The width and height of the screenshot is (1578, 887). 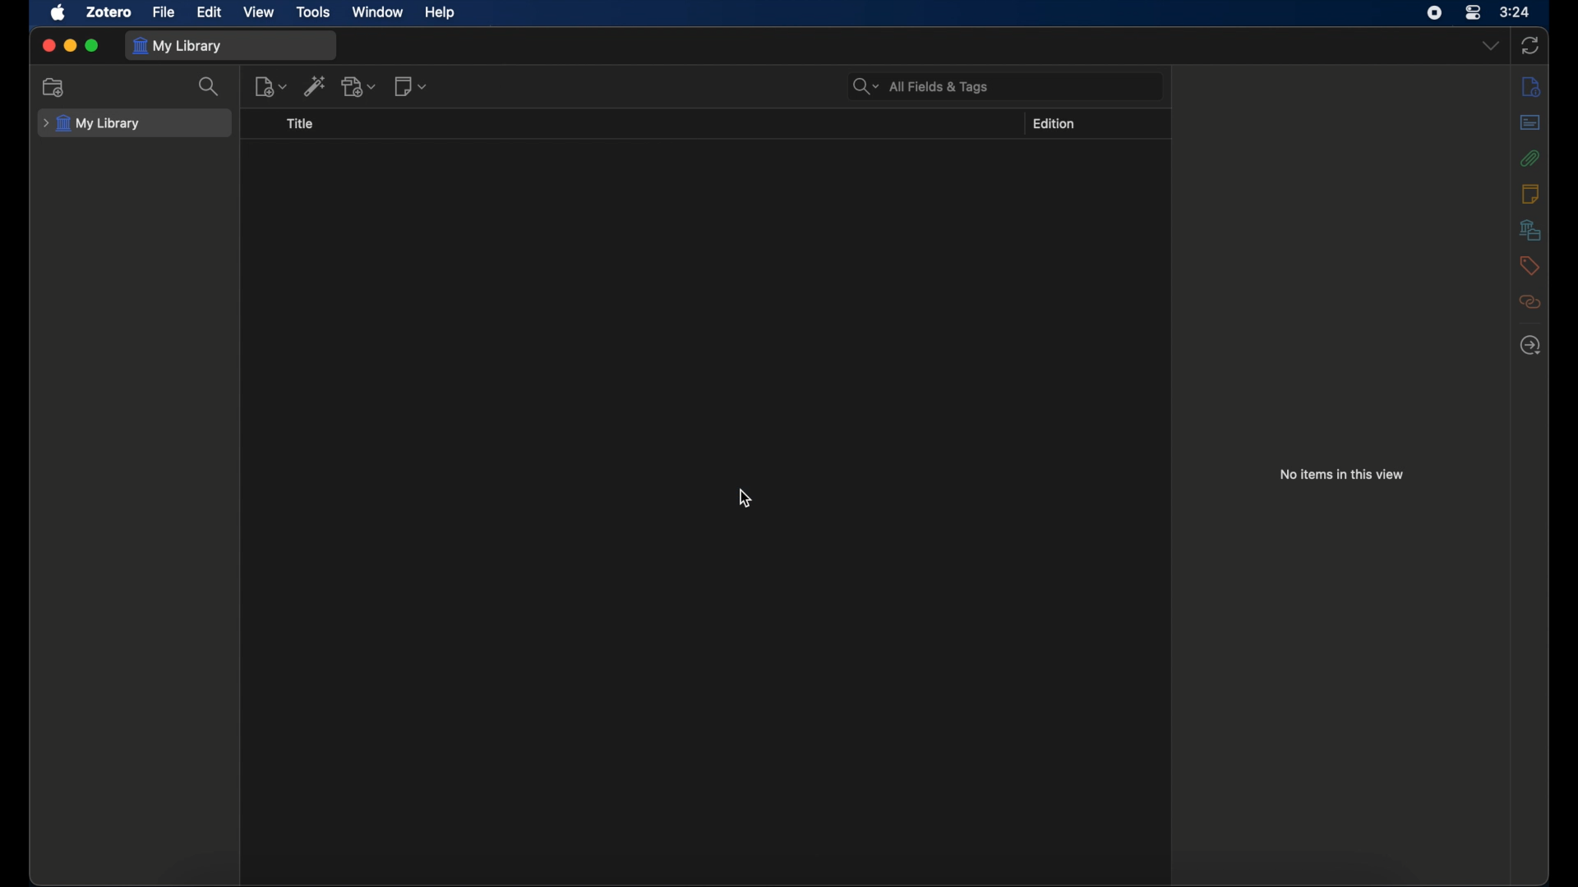 What do you see at coordinates (315, 86) in the screenshot?
I see `add item by identifier` at bounding box center [315, 86].